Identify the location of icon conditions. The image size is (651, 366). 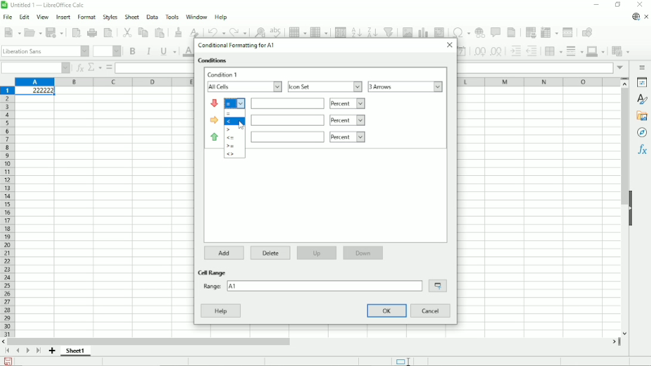
(215, 136).